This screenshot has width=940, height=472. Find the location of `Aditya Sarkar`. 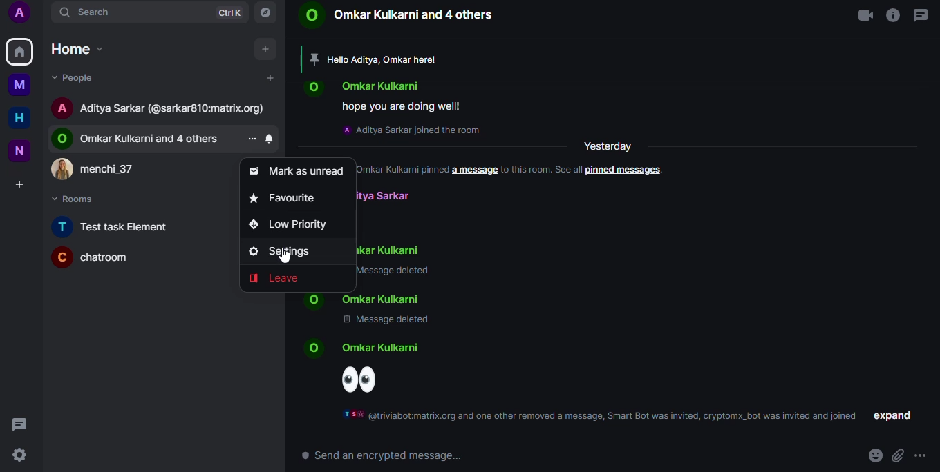

Aditya Sarkar is located at coordinates (382, 195).